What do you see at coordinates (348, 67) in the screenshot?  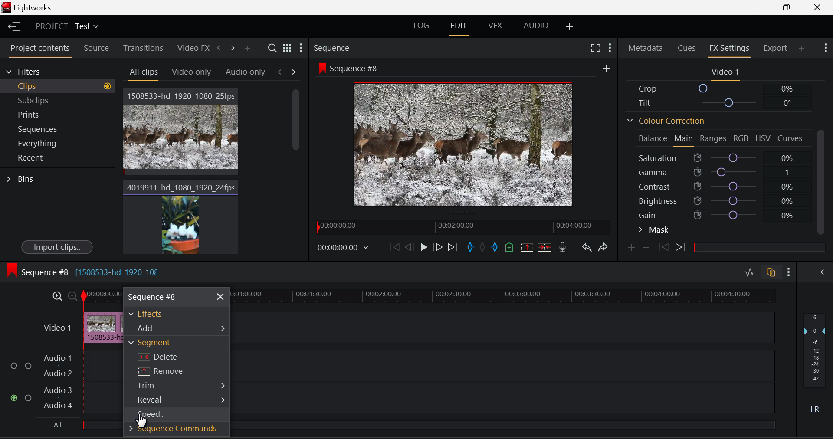 I see `Sequence #8` at bounding box center [348, 67].